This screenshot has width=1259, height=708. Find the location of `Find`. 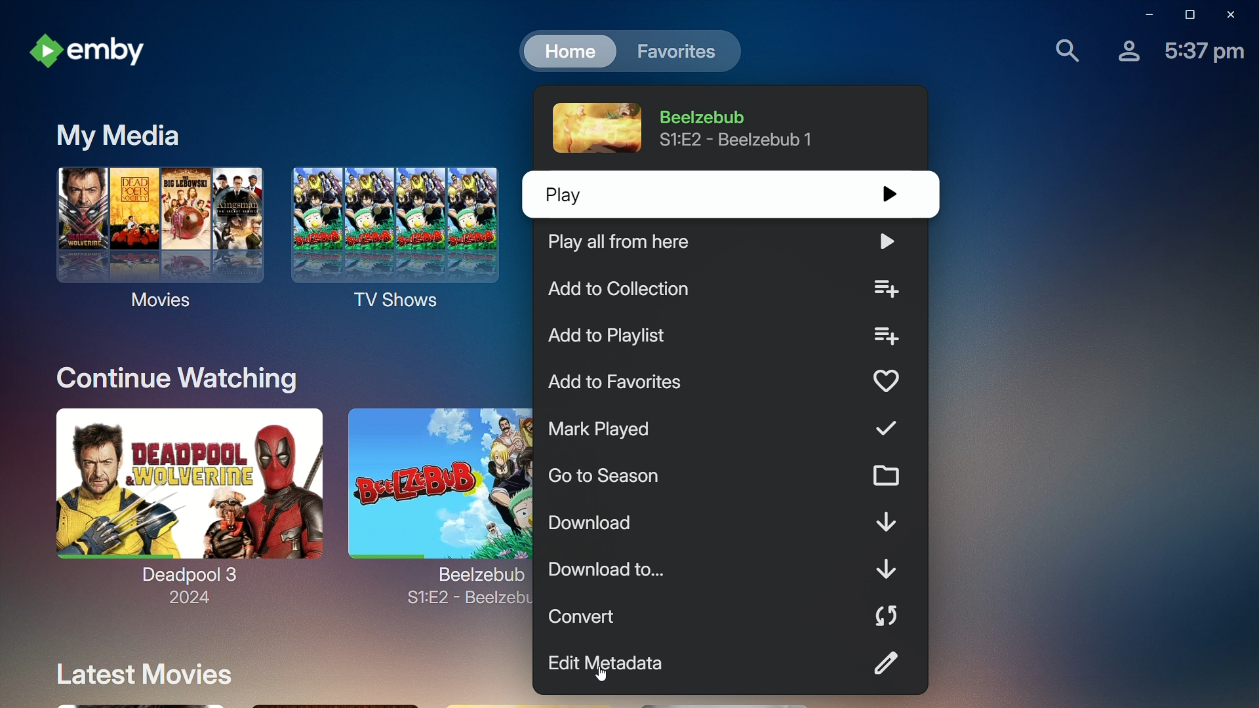

Find is located at coordinates (1058, 52).